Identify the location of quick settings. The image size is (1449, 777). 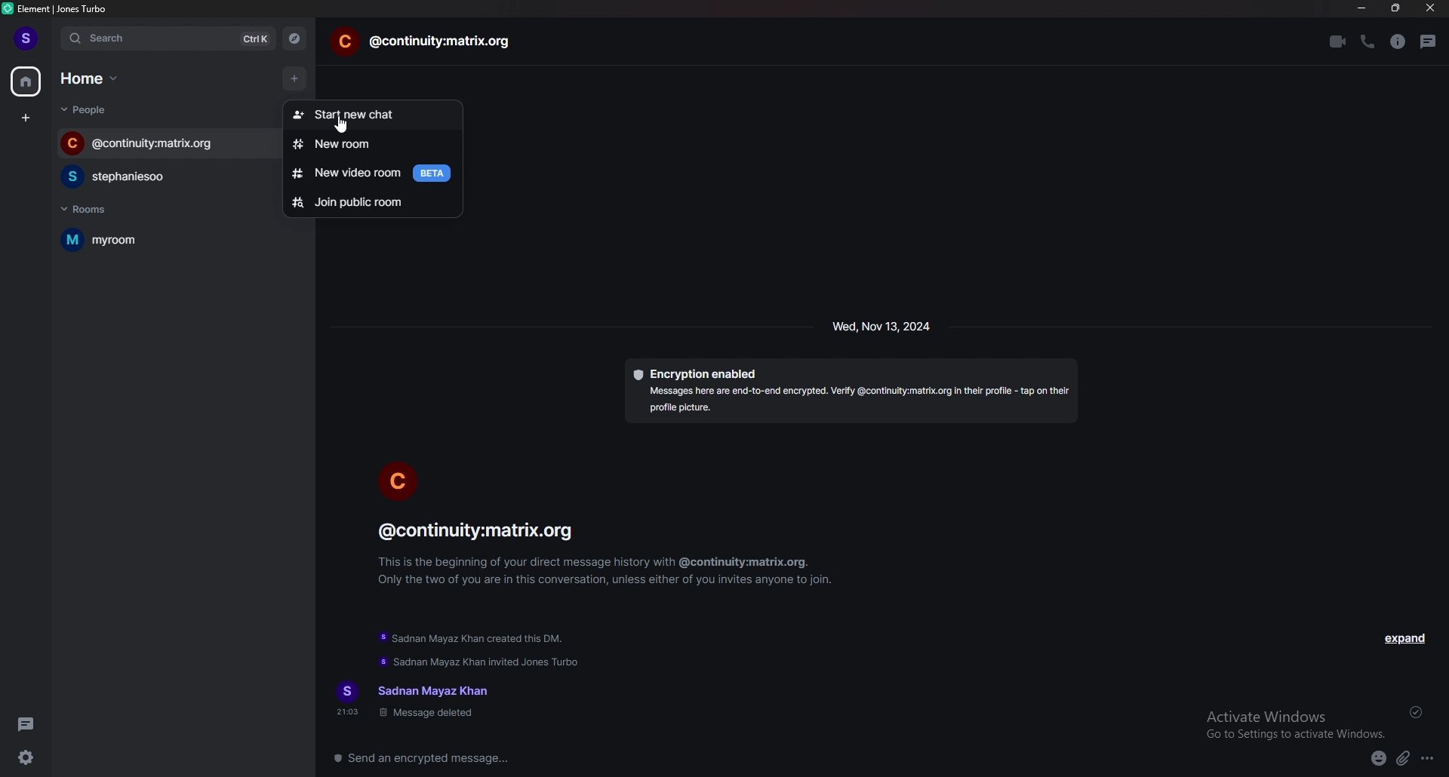
(27, 757).